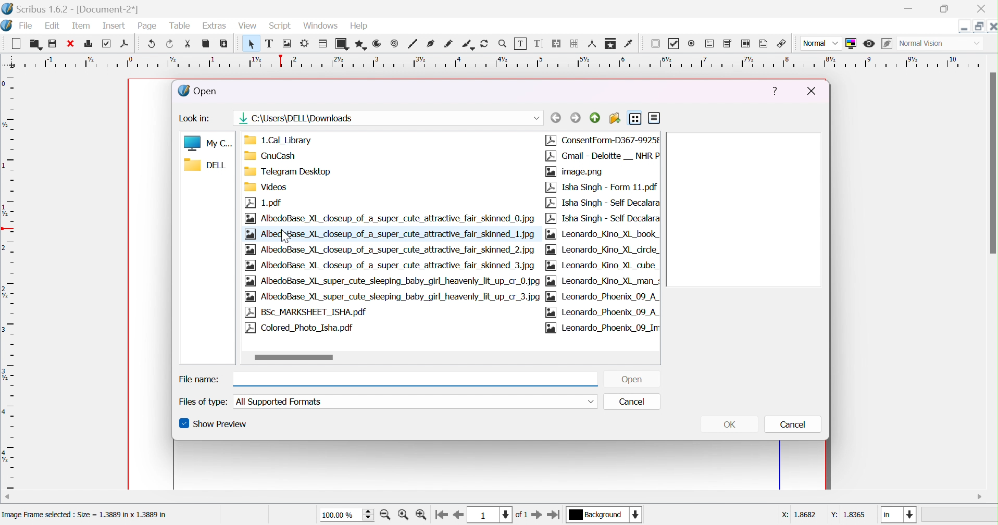 The height and width of the screenshot is (525, 998). What do you see at coordinates (992, 25) in the screenshot?
I see `close` at bounding box center [992, 25].